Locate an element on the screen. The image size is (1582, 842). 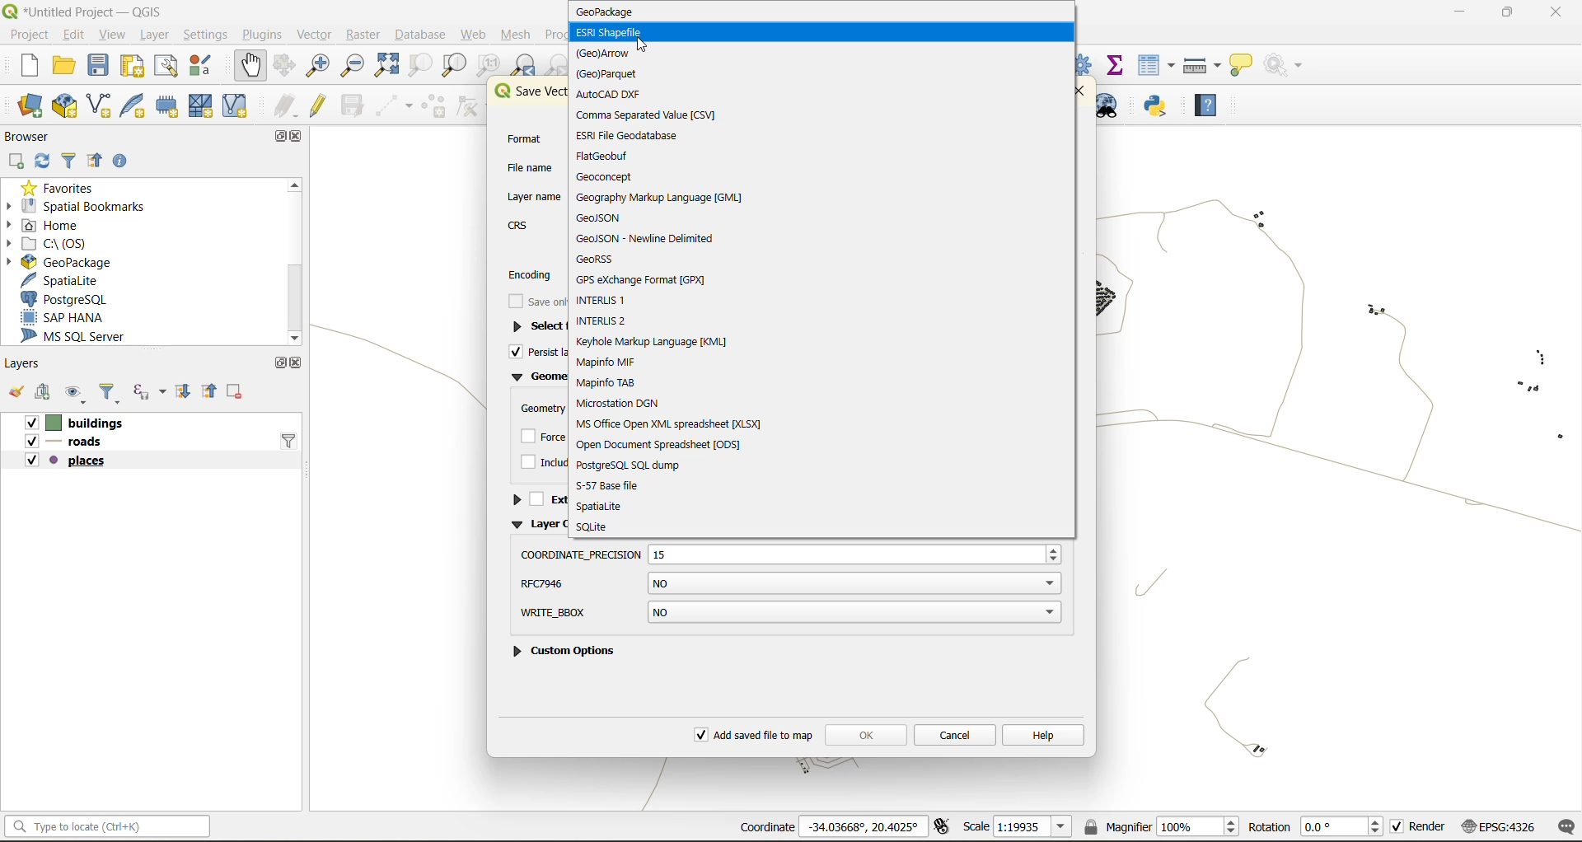
open is located at coordinates (16, 393).